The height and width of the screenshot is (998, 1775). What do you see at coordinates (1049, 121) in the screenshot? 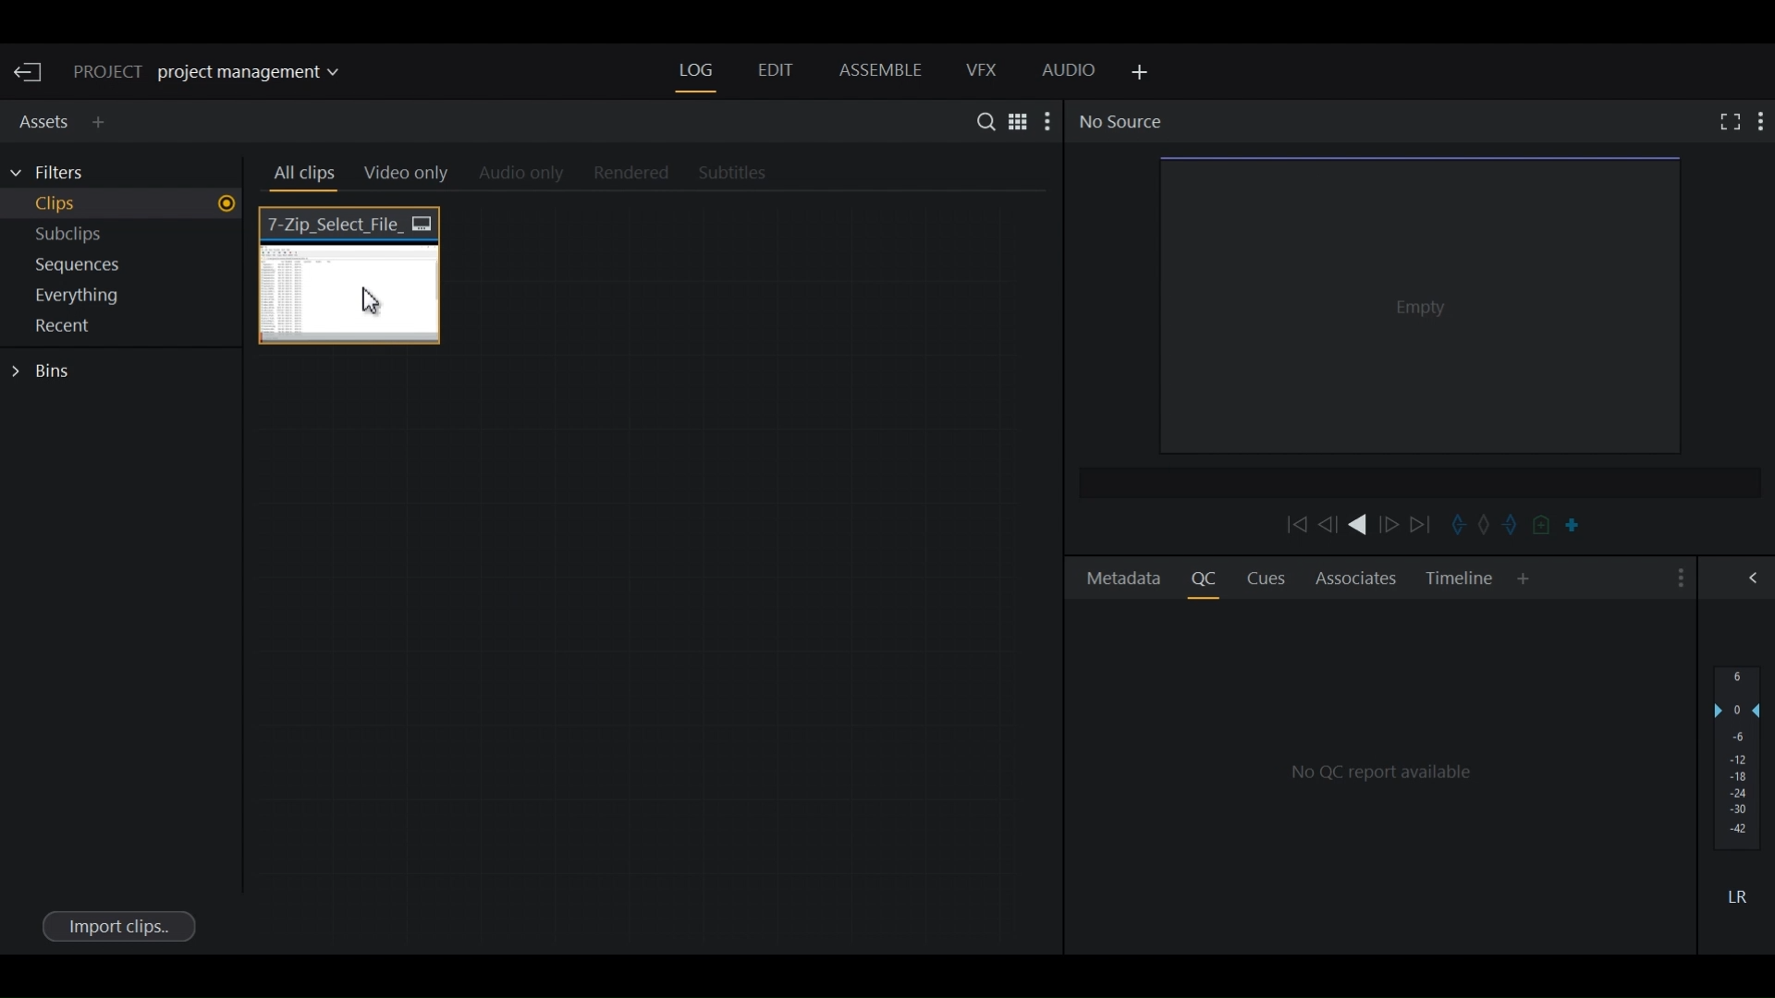
I see `Show settings menu` at bounding box center [1049, 121].